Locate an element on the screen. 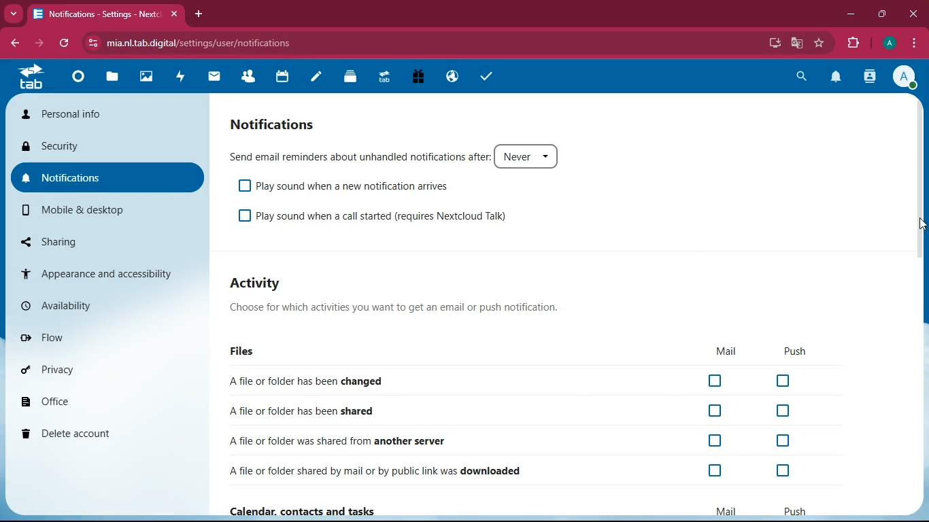  off is located at coordinates (786, 382).